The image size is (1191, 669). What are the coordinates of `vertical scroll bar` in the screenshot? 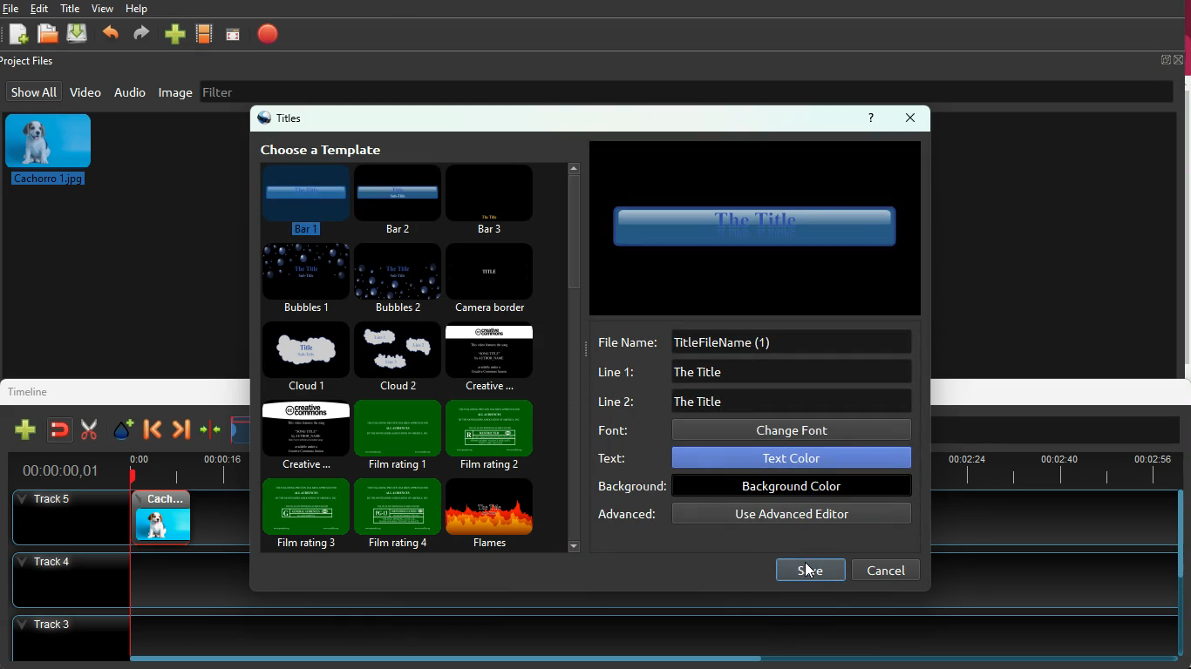 It's located at (1183, 226).